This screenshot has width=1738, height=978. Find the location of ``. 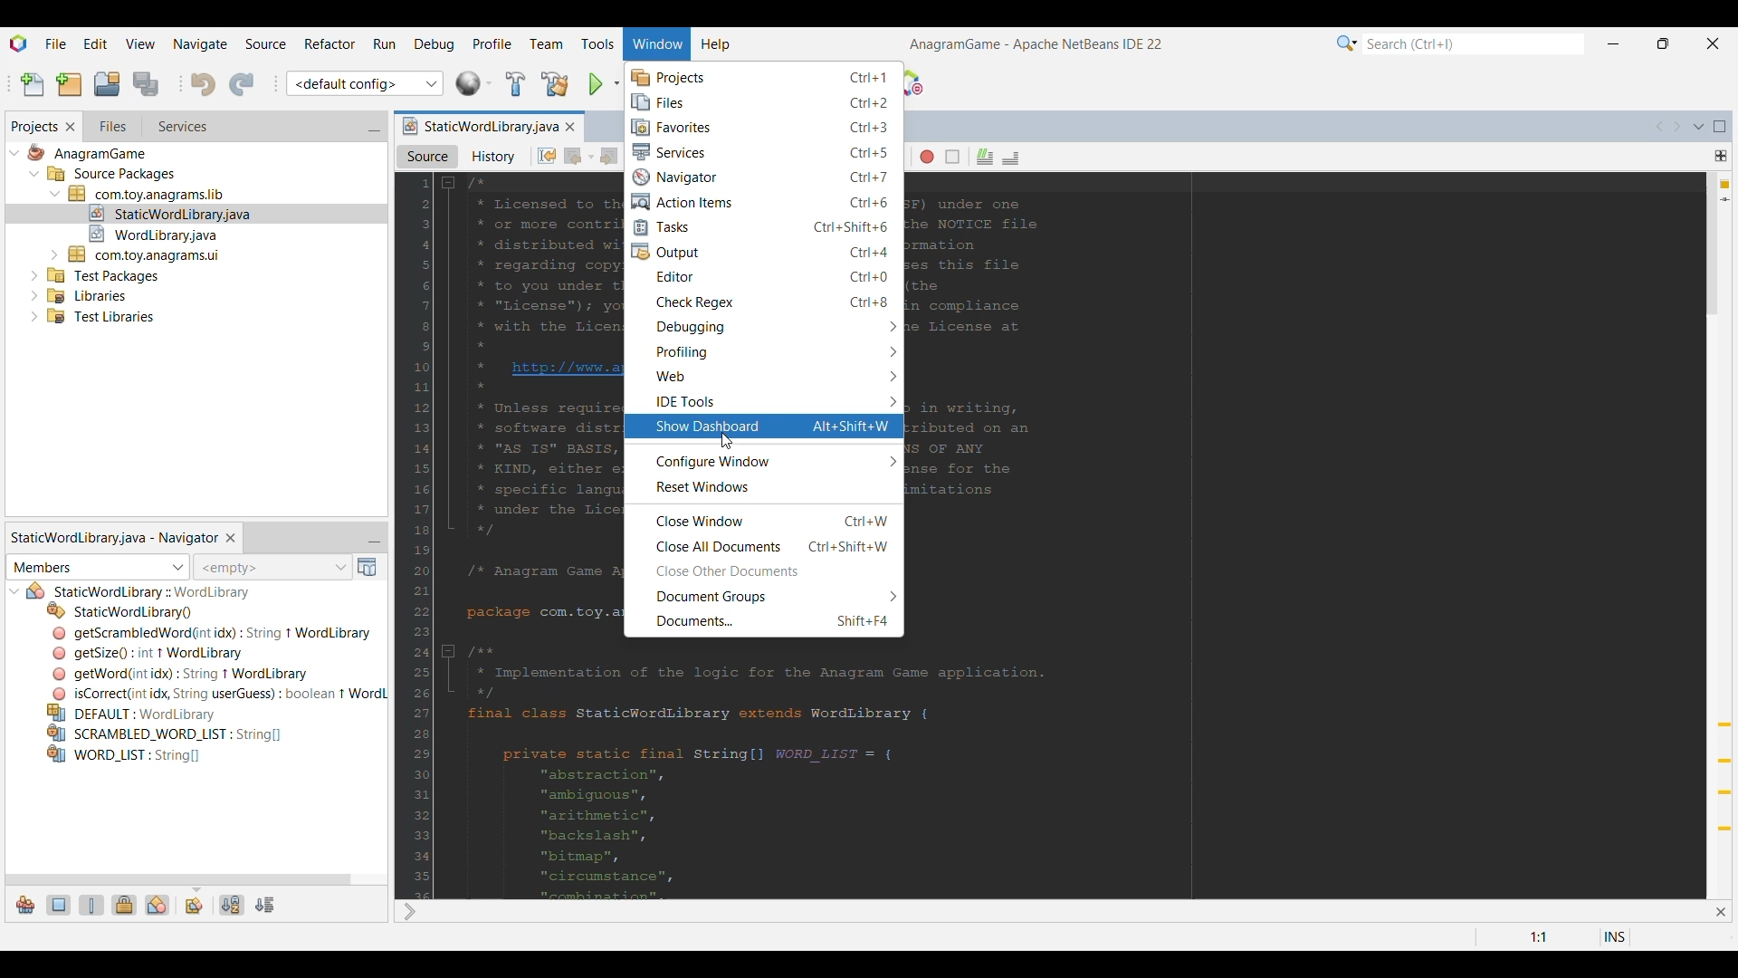

 is located at coordinates (86, 293).